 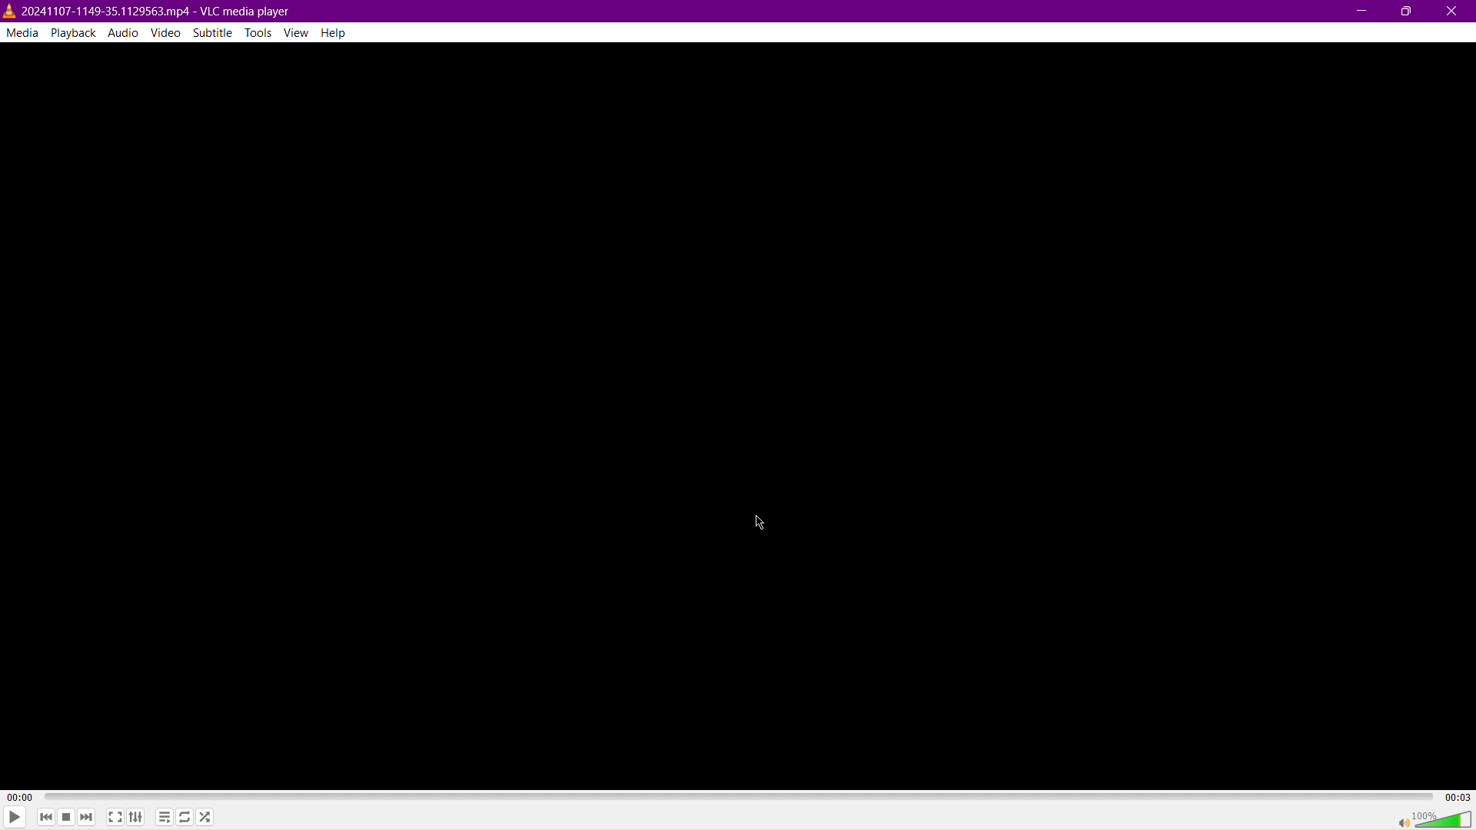 I want to click on Stop, so click(x=65, y=818).